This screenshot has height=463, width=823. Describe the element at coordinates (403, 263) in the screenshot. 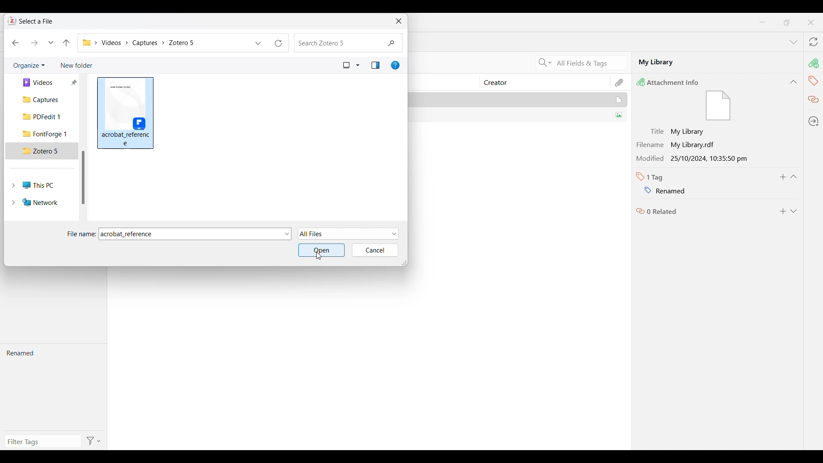

I see `Change dimension of window` at that location.